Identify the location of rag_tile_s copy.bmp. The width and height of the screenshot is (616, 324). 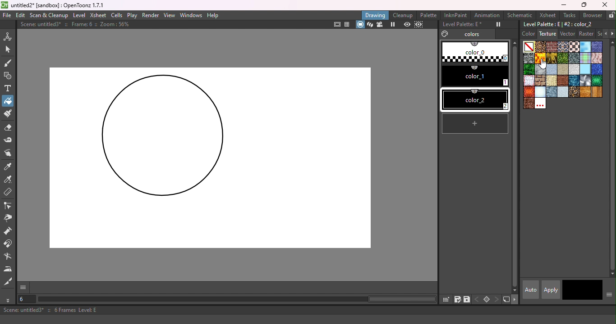
(529, 81).